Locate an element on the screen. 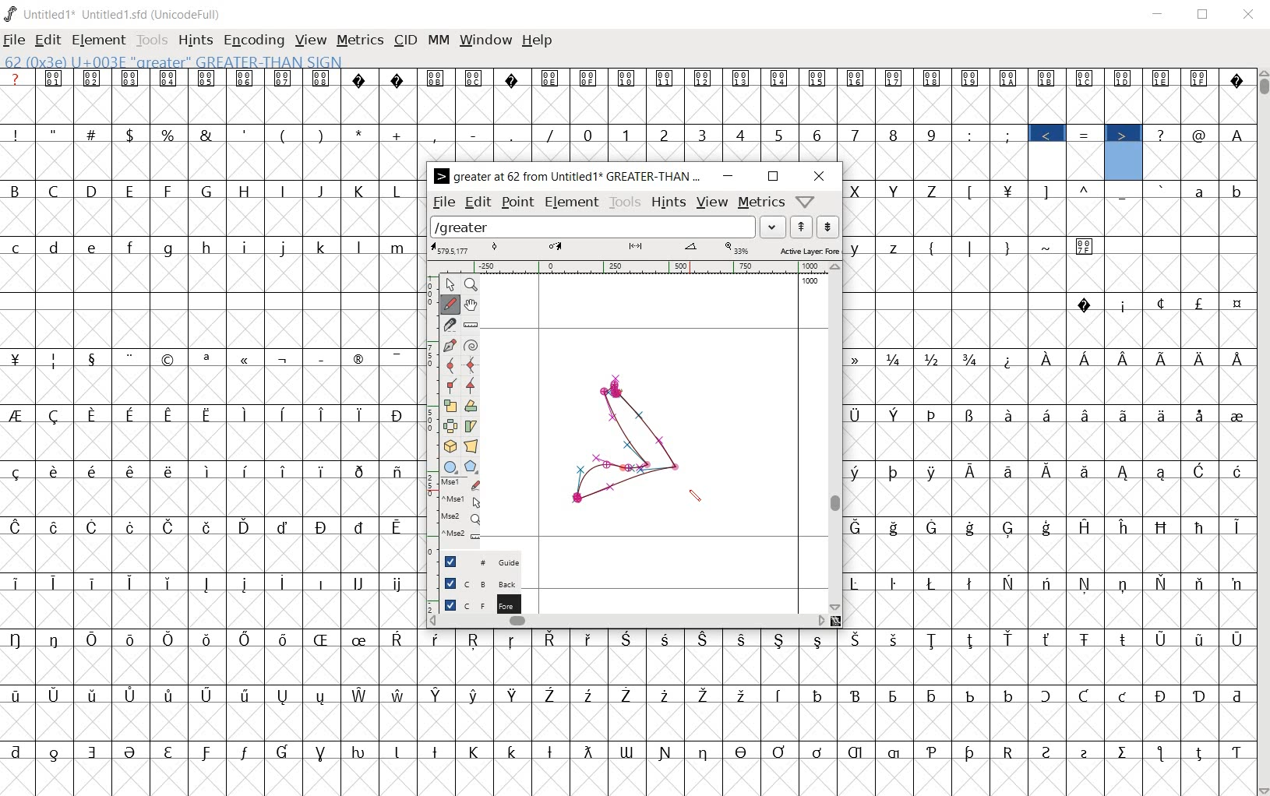 Image resolution: width=1270 pixels, height=796 pixels. background is located at coordinates (475, 583).